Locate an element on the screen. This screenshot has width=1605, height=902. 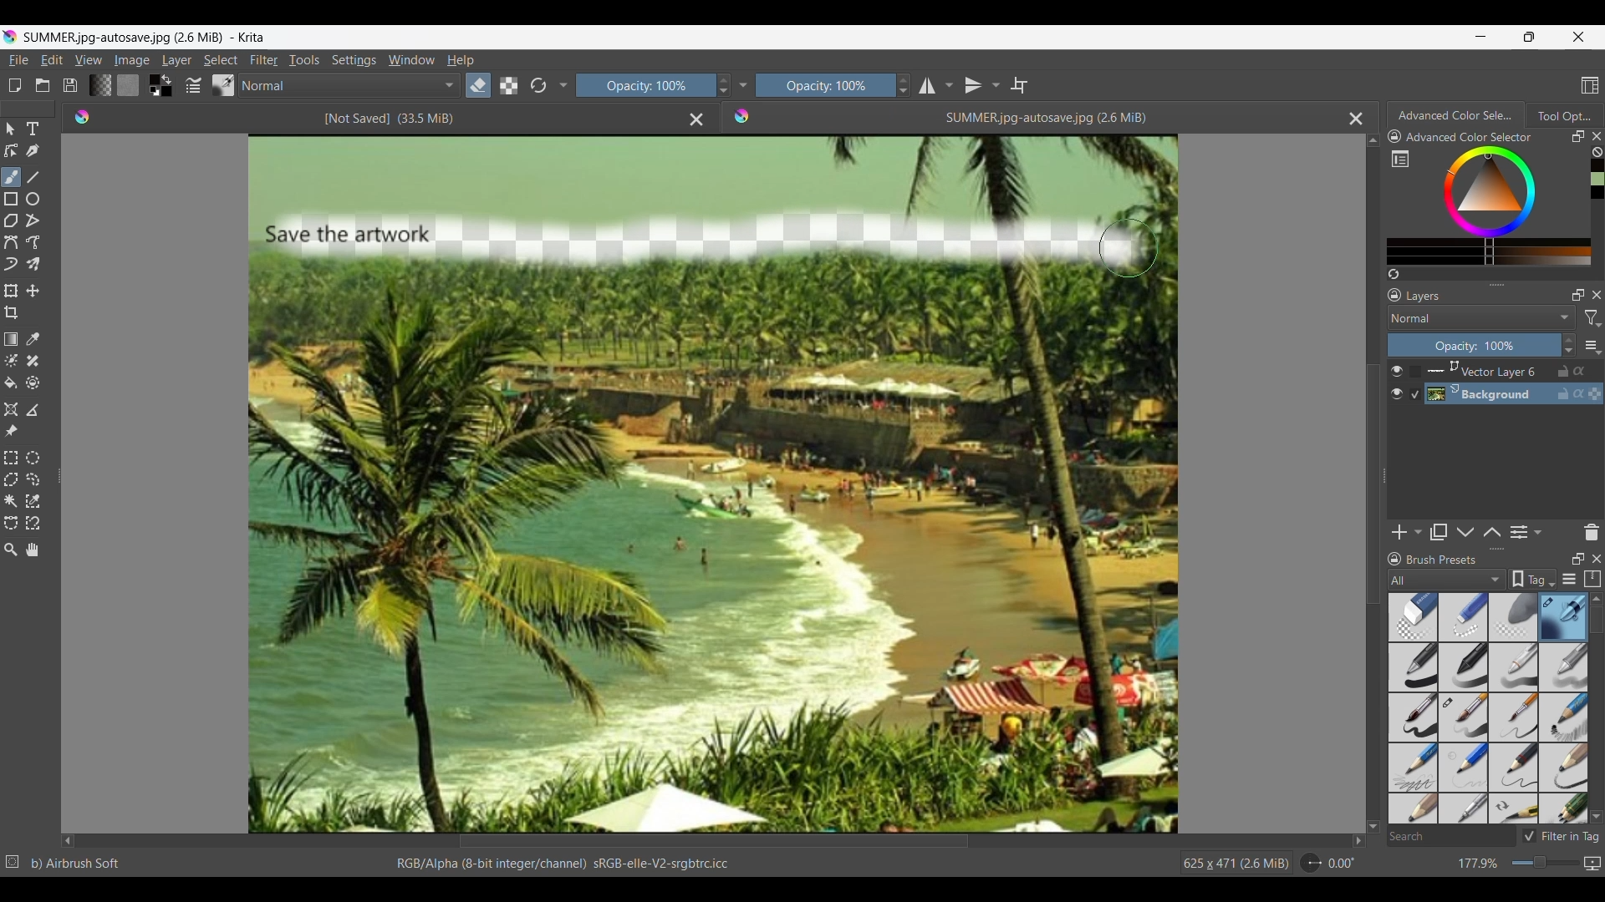
Close panel is located at coordinates (1596, 559).